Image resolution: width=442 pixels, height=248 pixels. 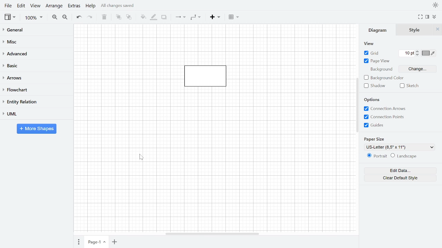 I want to click on View, so click(x=369, y=44).